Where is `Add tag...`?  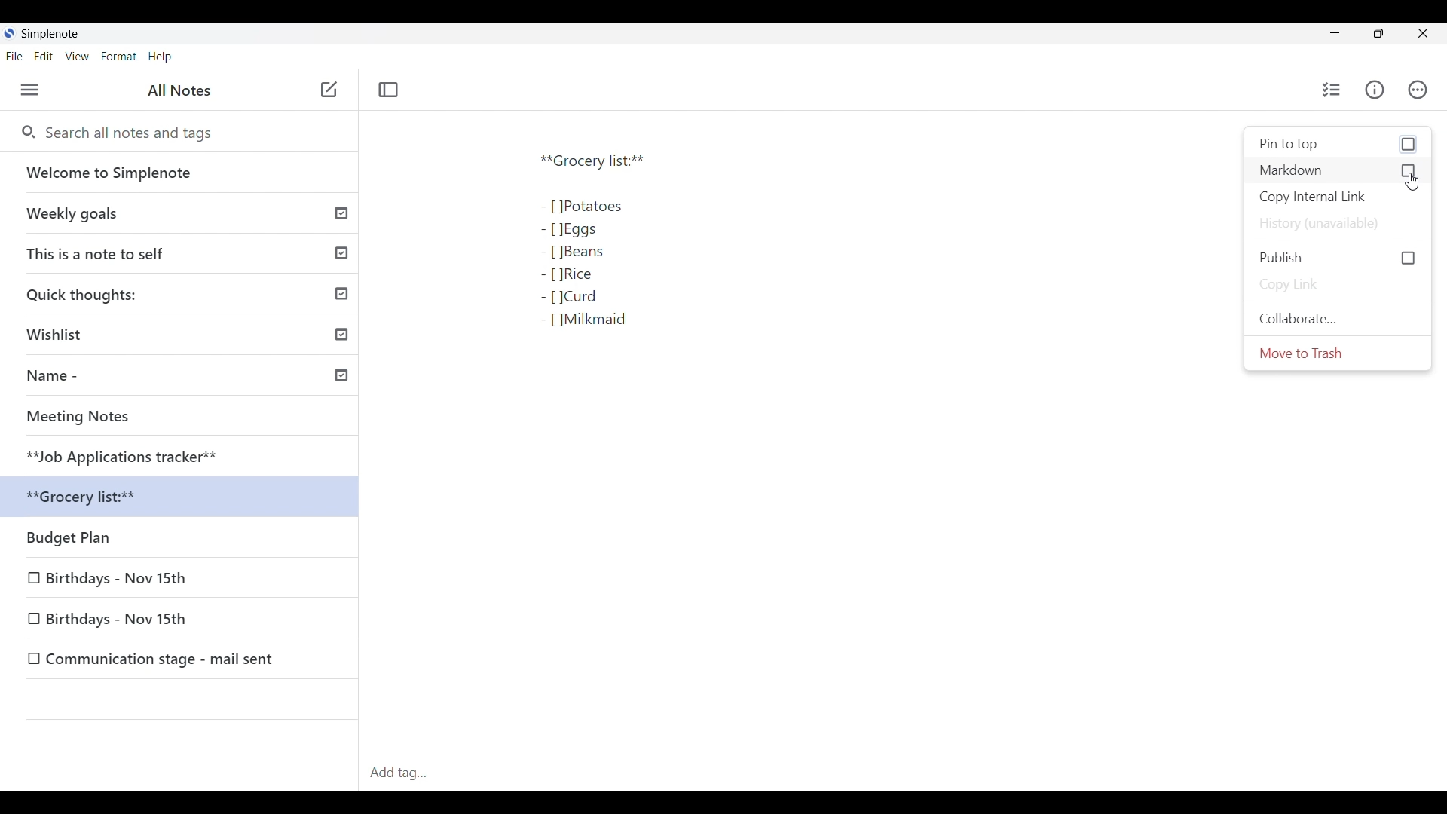
Add tag... is located at coordinates (404, 773).